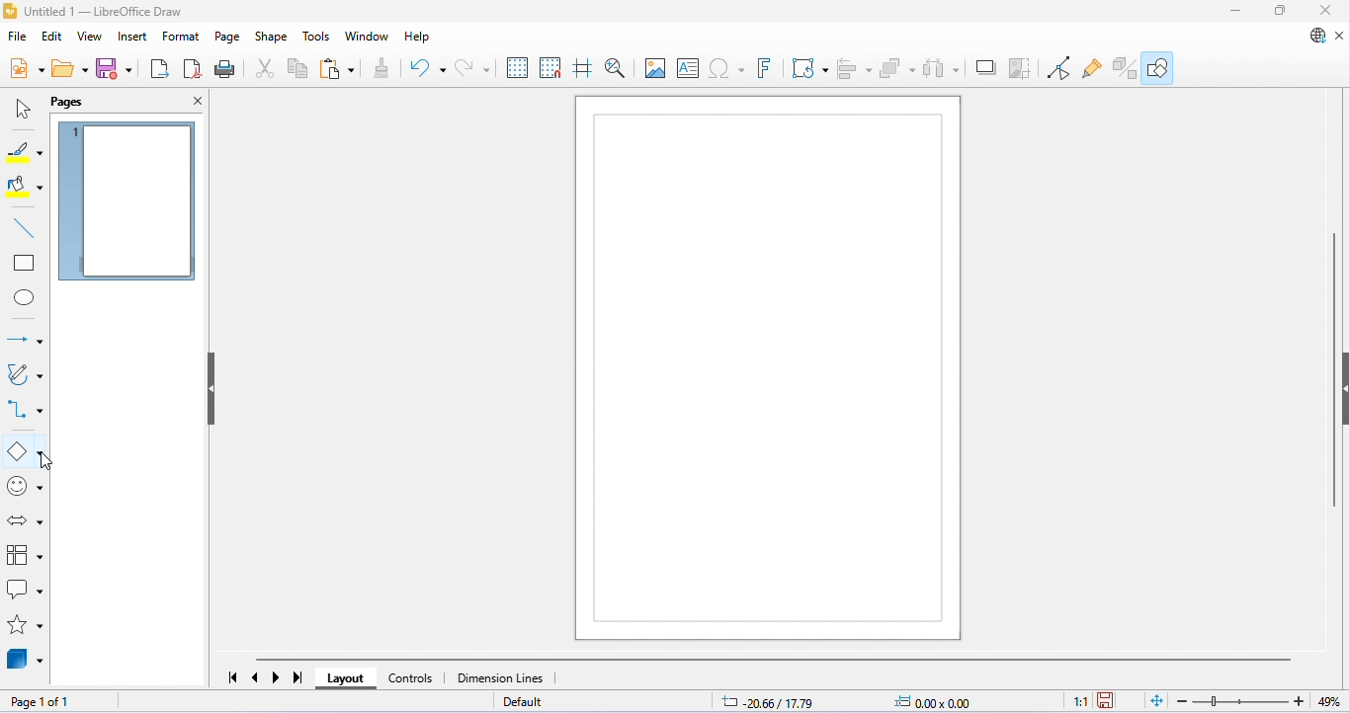  What do you see at coordinates (297, 68) in the screenshot?
I see `copy` at bounding box center [297, 68].